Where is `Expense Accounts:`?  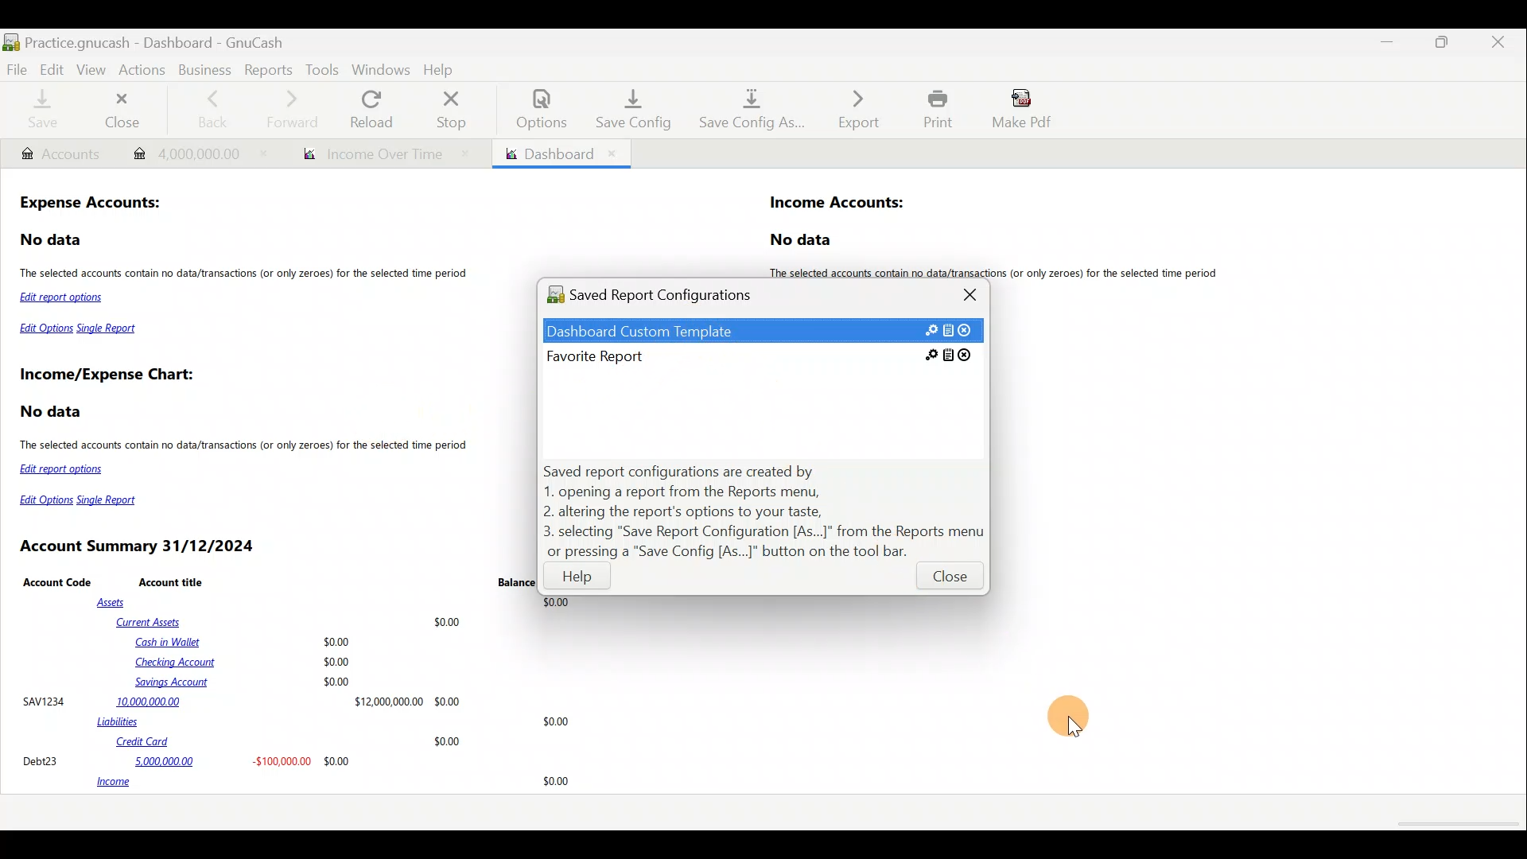
Expense Accounts: is located at coordinates (92, 204).